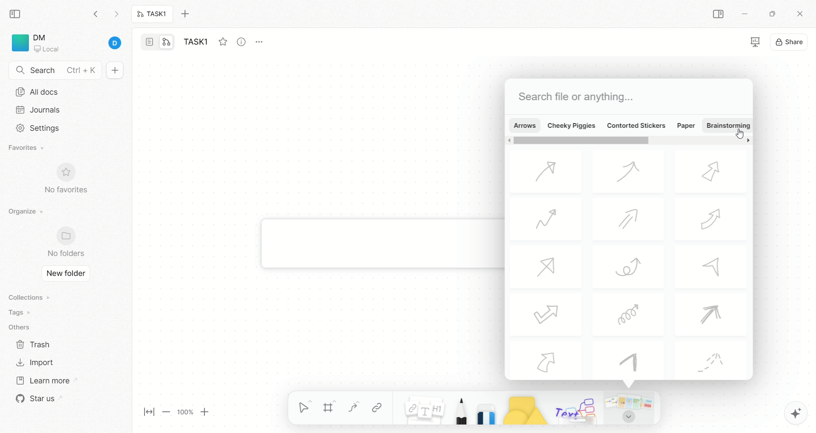  What do you see at coordinates (739, 134) in the screenshot?
I see `cursor` at bounding box center [739, 134].